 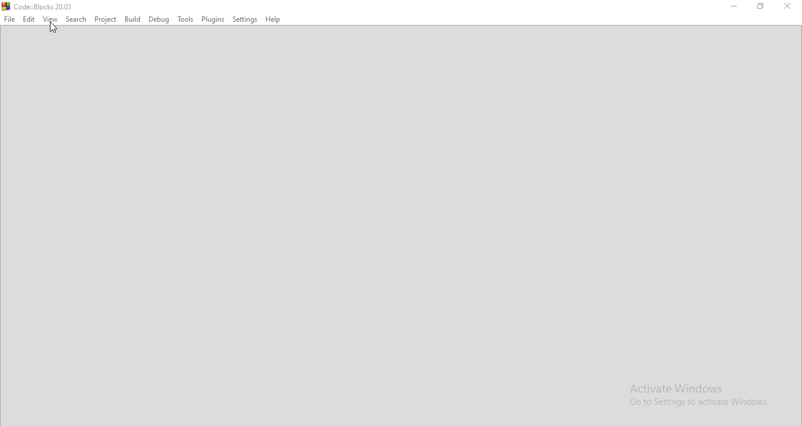 I want to click on Project , so click(x=106, y=19).